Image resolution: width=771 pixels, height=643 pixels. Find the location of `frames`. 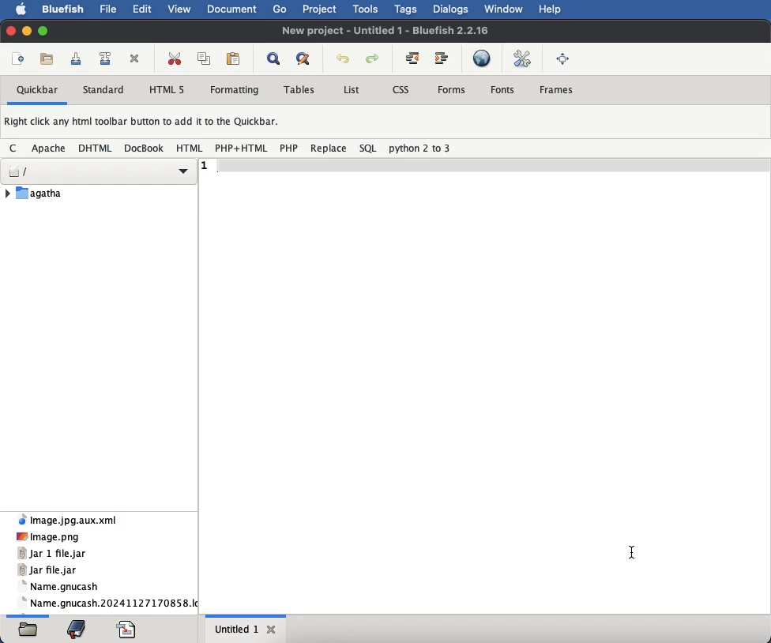

frames is located at coordinates (557, 88).